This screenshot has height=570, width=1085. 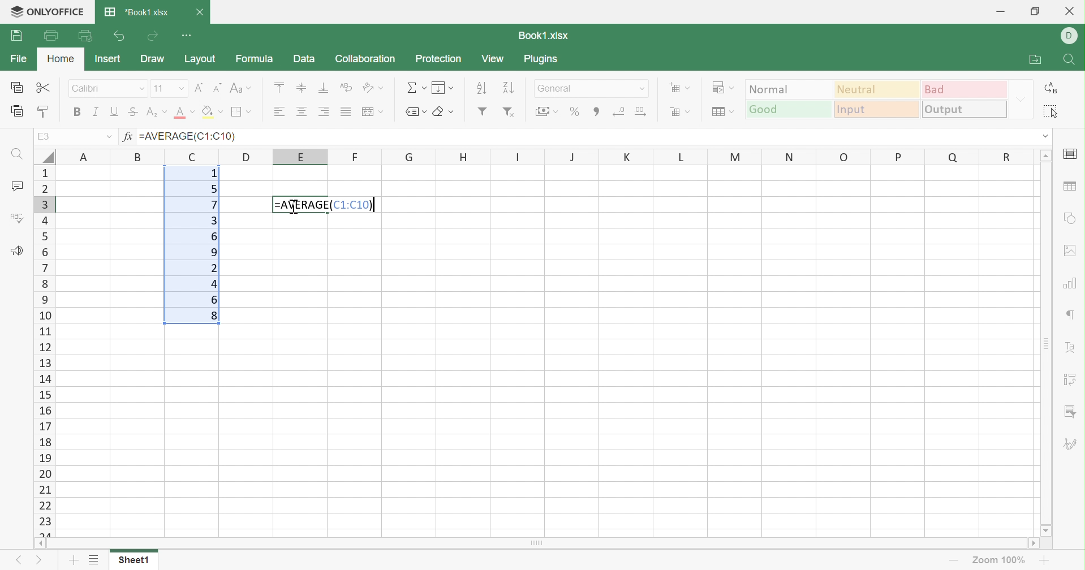 I want to click on Bad, so click(x=964, y=90).